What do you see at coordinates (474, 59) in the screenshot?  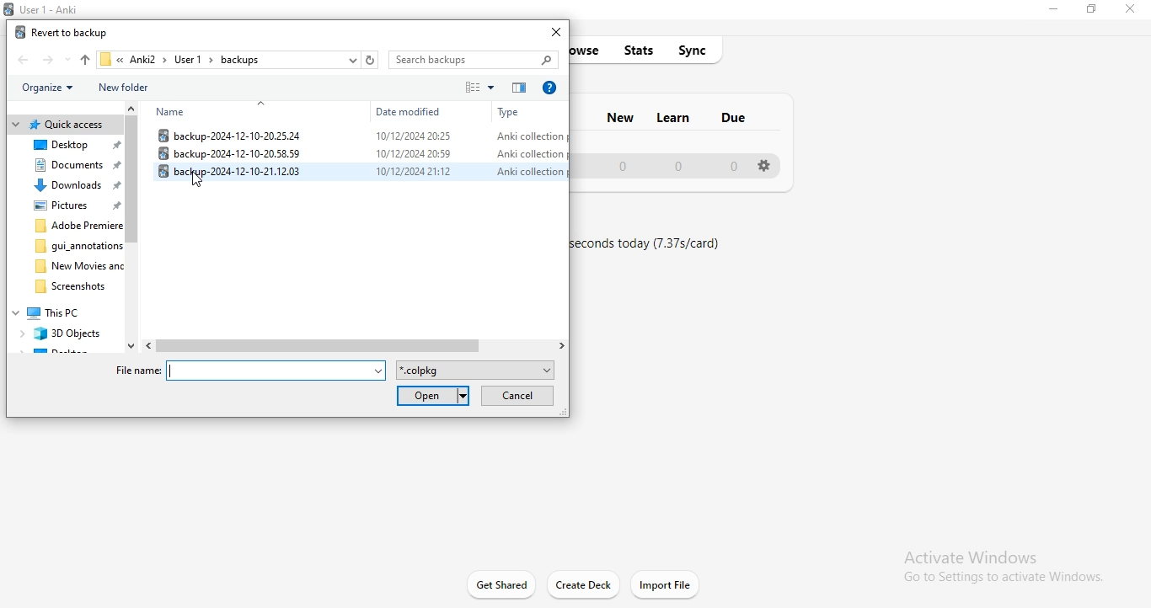 I see `search bar` at bounding box center [474, 59].